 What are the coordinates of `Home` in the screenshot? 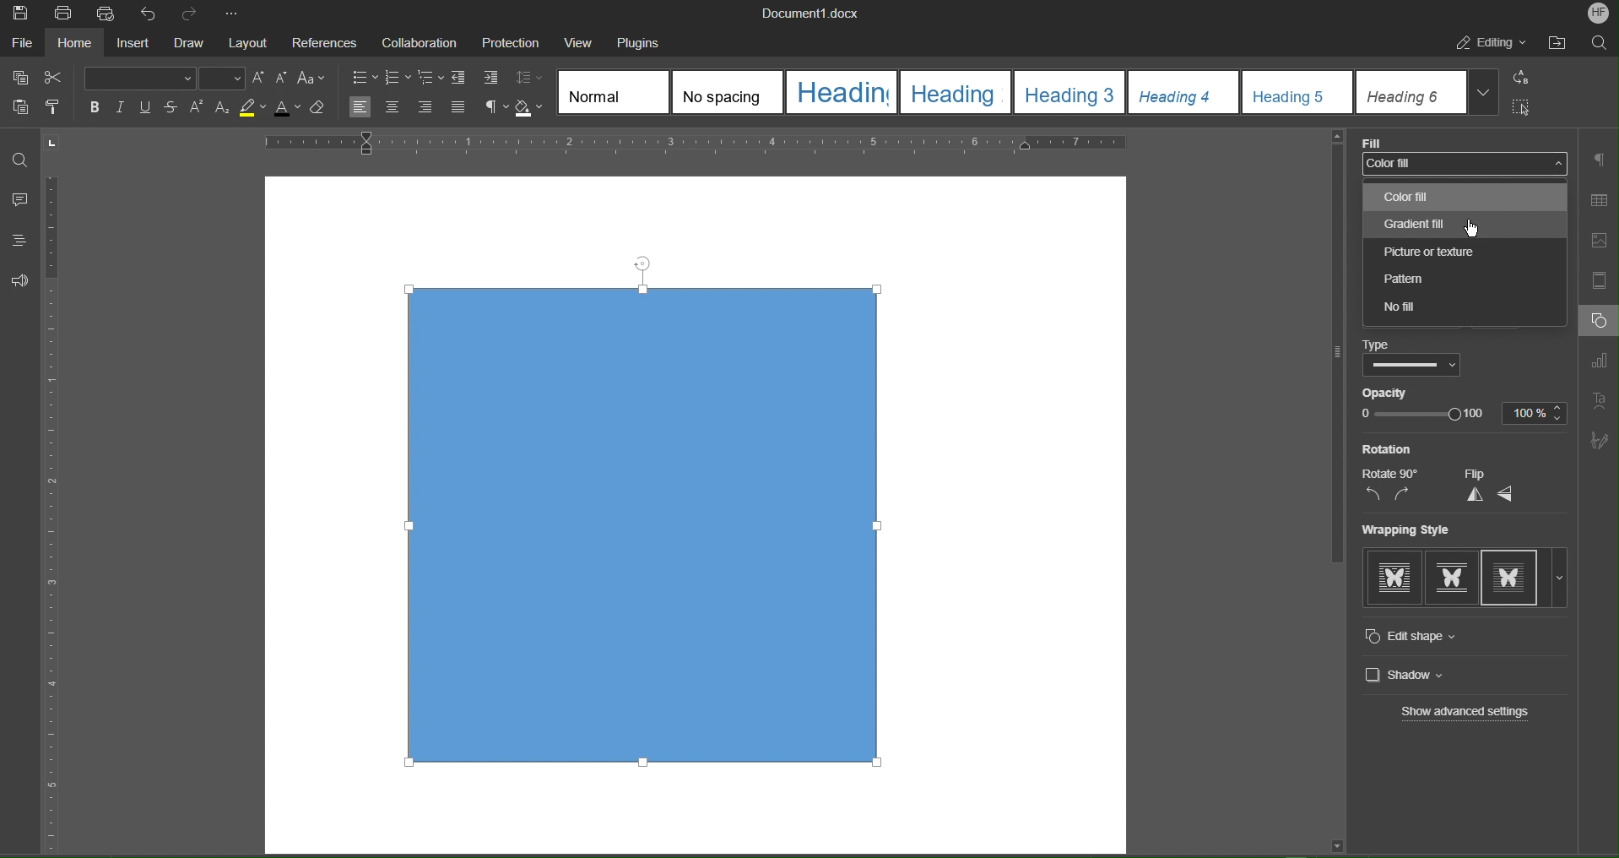 It's located at (72, 43).